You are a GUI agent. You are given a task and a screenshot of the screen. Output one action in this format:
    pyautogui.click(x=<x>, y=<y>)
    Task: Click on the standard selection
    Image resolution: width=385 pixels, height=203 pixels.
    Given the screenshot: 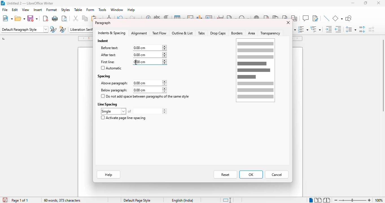 What is the action you would take?
    pyautogui.click(x=227, y=200)
    